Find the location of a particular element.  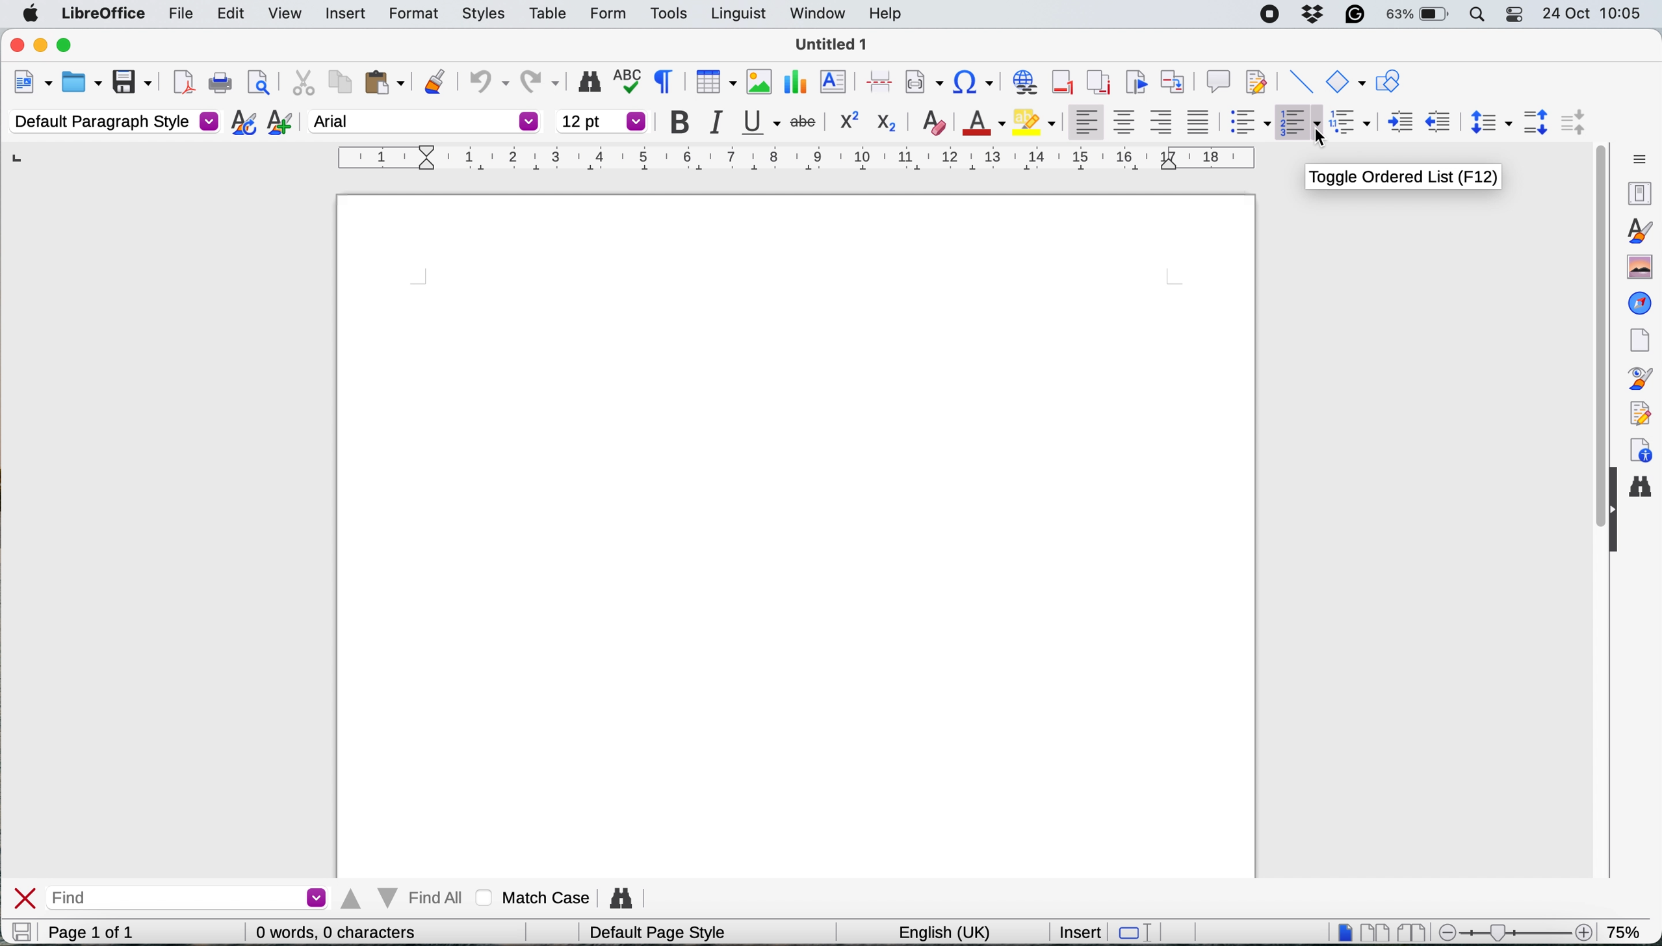

match case is located at coordinates (536, 897).